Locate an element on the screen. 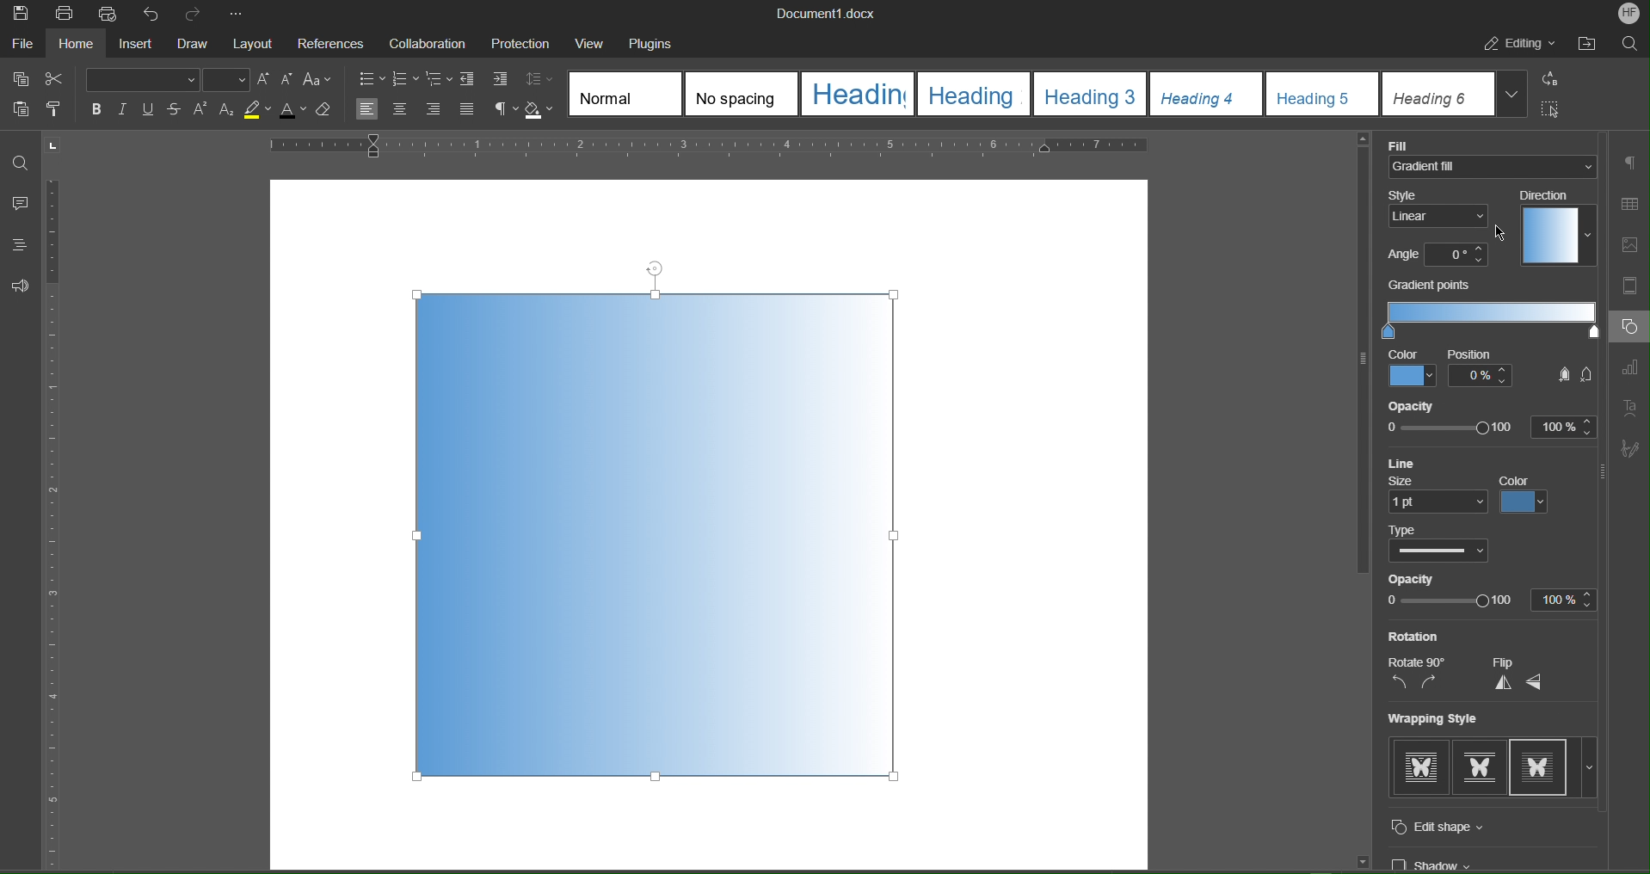 The image size is (1650, 874). Decrease Indent is located at coordinates (471, 79).